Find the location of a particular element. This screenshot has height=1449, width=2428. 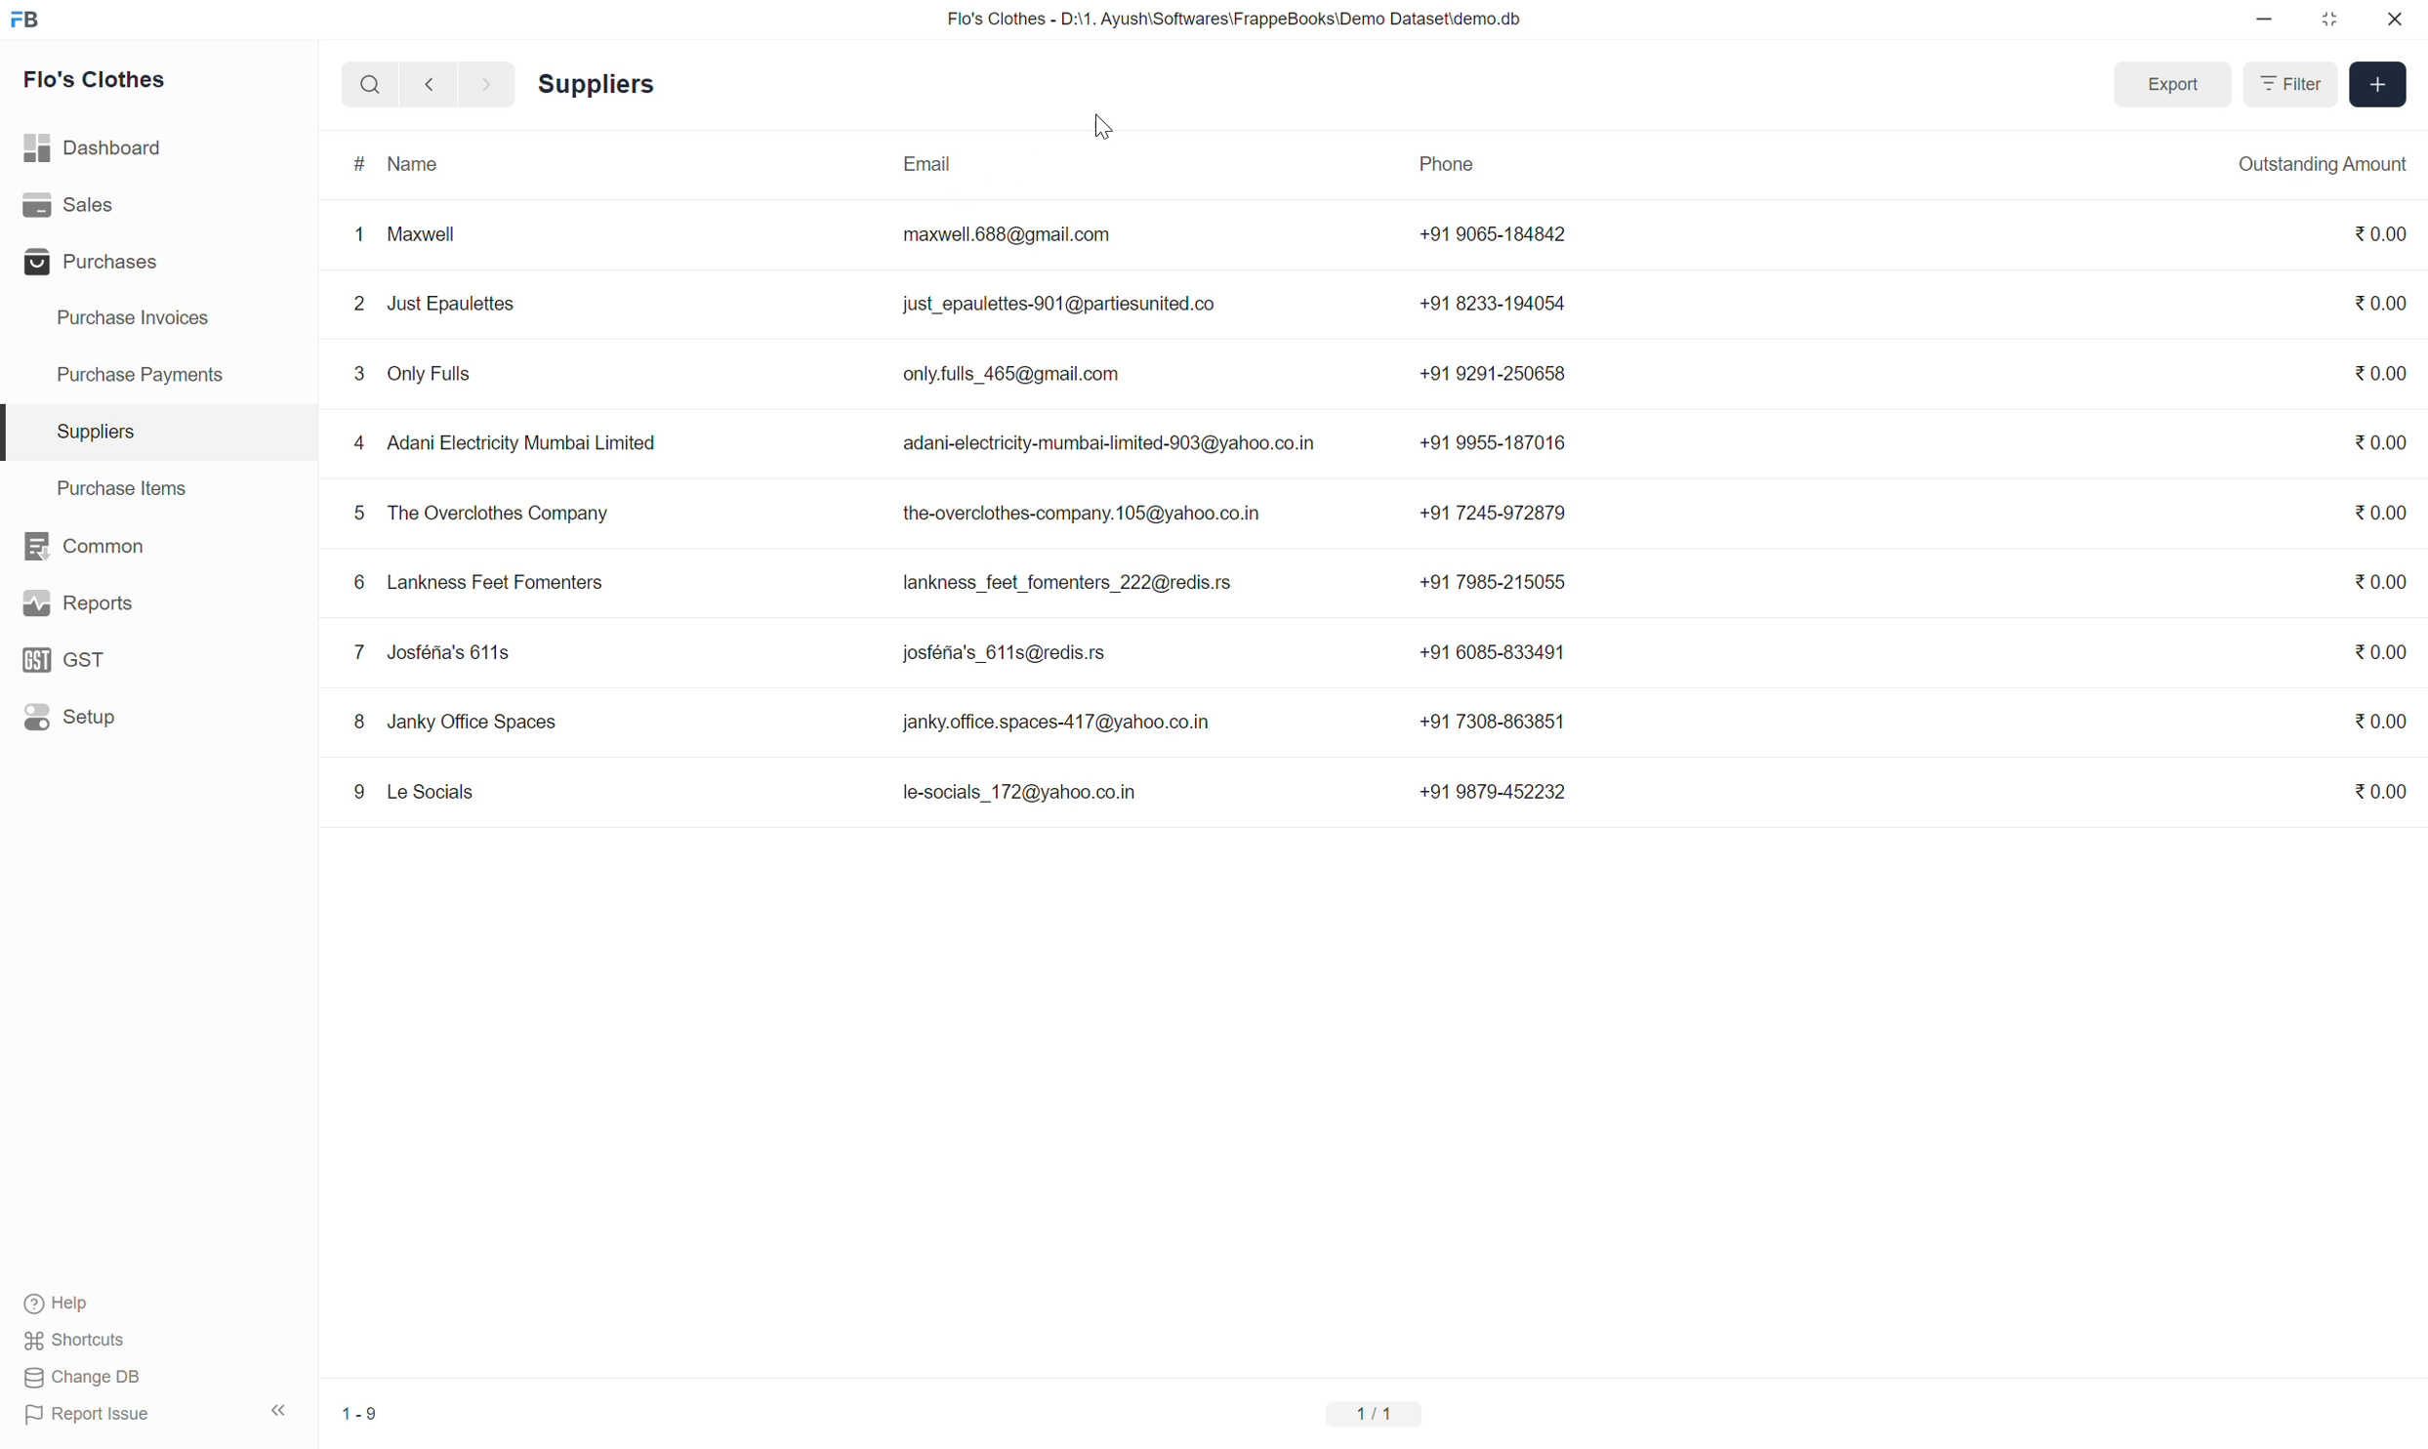

Filter is located at coordinates (2287, 82).